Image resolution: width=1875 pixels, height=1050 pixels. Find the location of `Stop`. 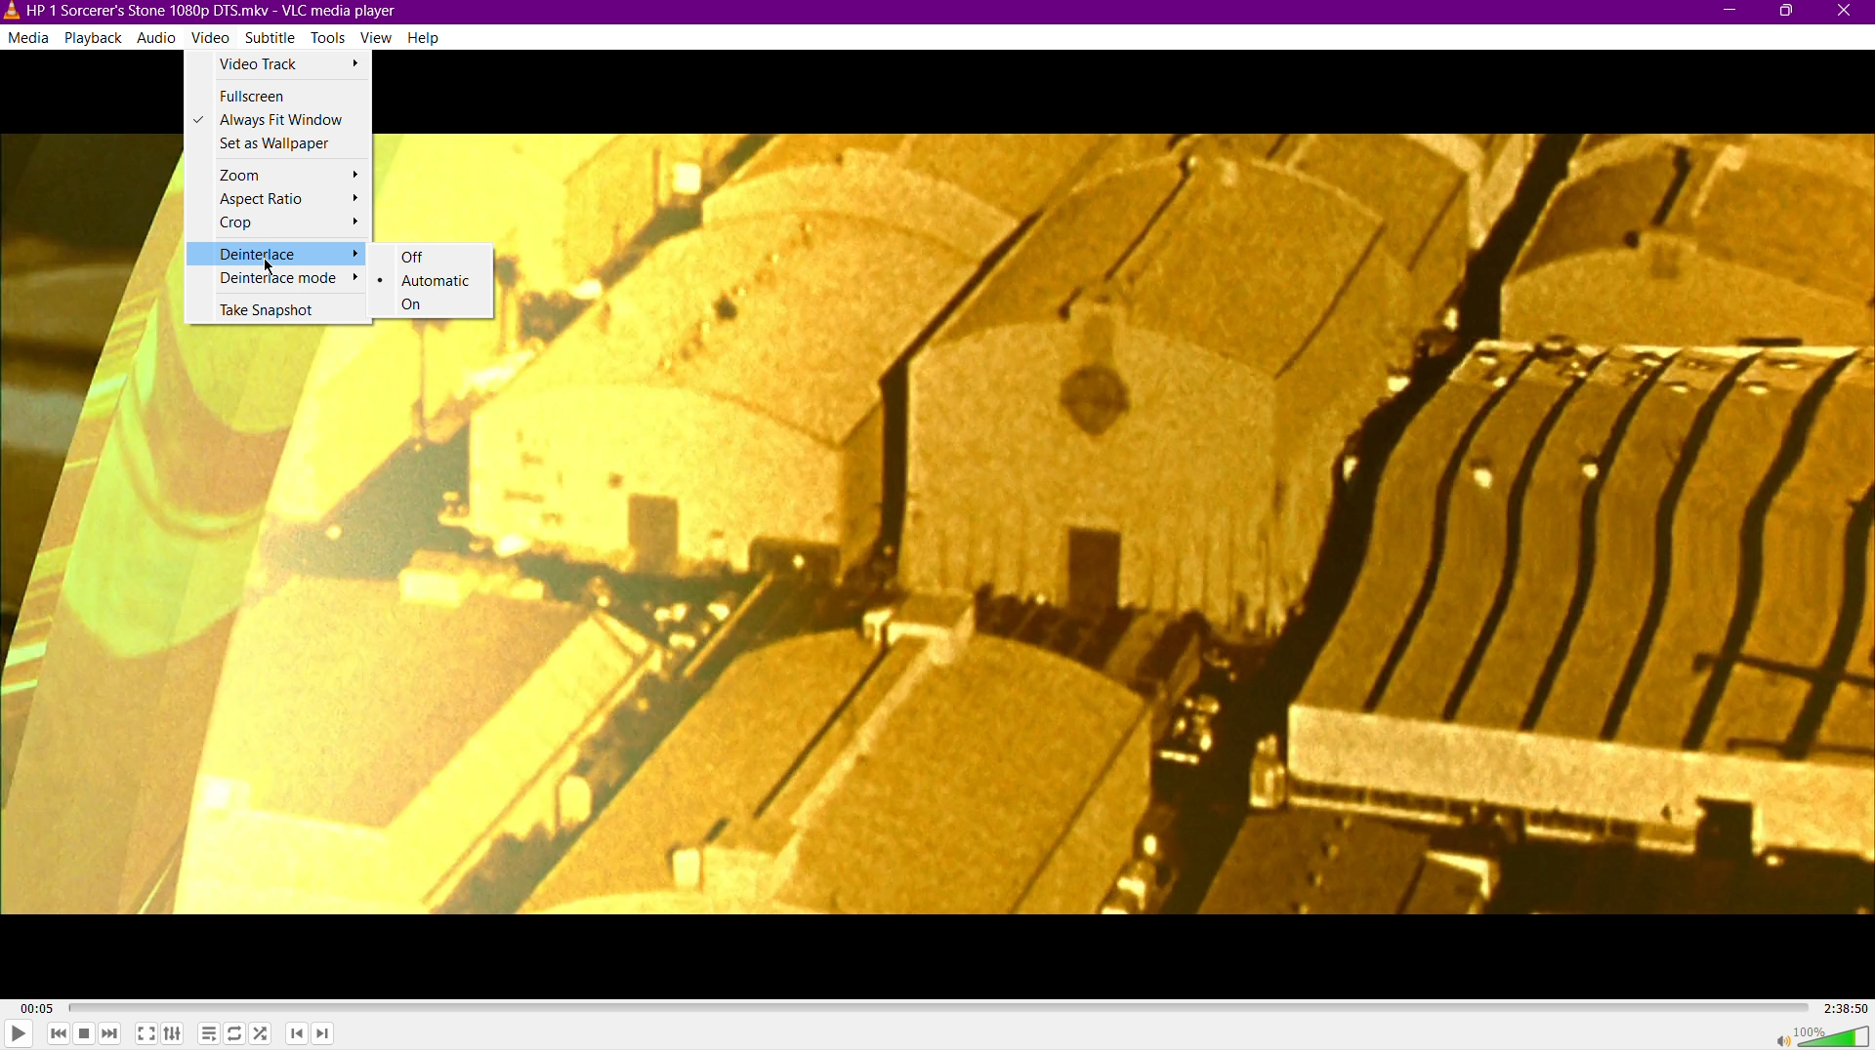

Stop is located at coordinates (87, 1034).